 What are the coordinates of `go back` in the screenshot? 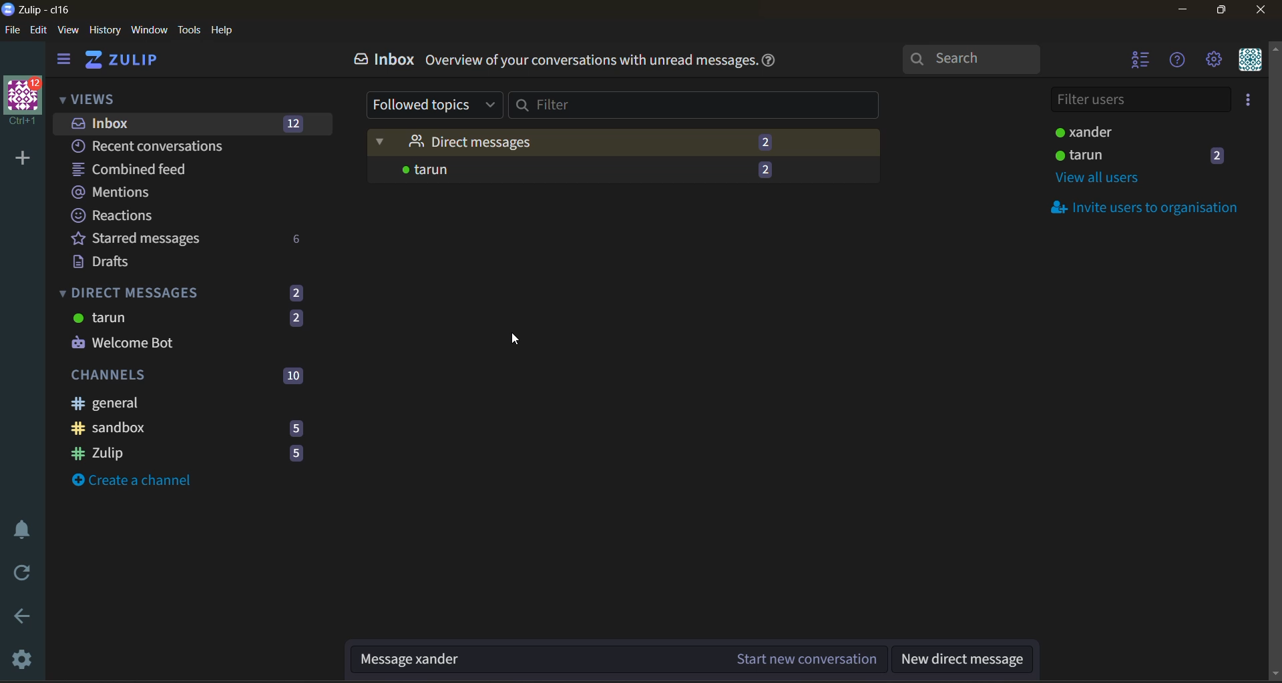 It's located at (26, 617).